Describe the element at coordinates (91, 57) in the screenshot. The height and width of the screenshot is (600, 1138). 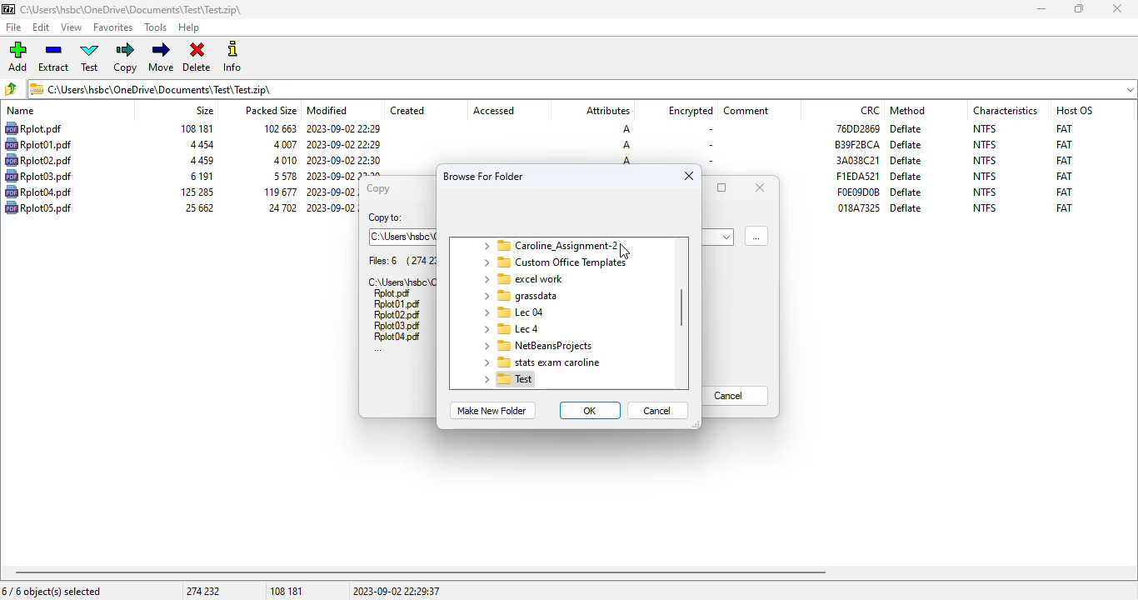
I see `test` at that location.